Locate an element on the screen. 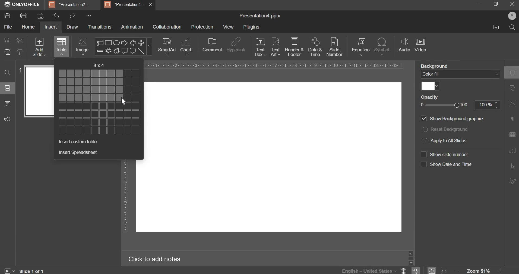  set document language is located at coordinates (404, 270).